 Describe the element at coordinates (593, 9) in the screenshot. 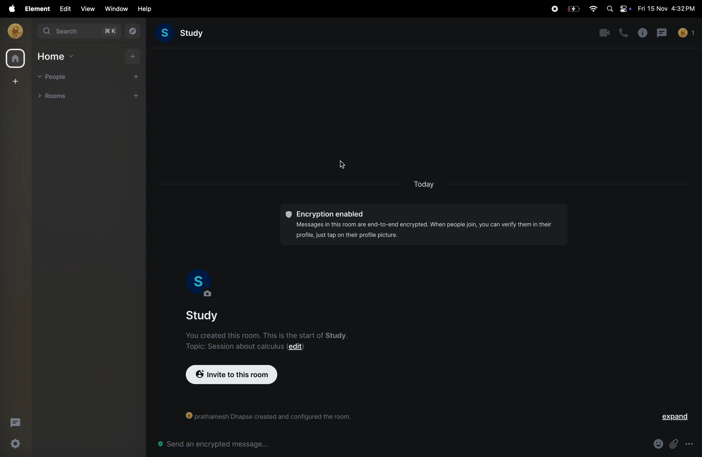

I see `wifi` at that location.